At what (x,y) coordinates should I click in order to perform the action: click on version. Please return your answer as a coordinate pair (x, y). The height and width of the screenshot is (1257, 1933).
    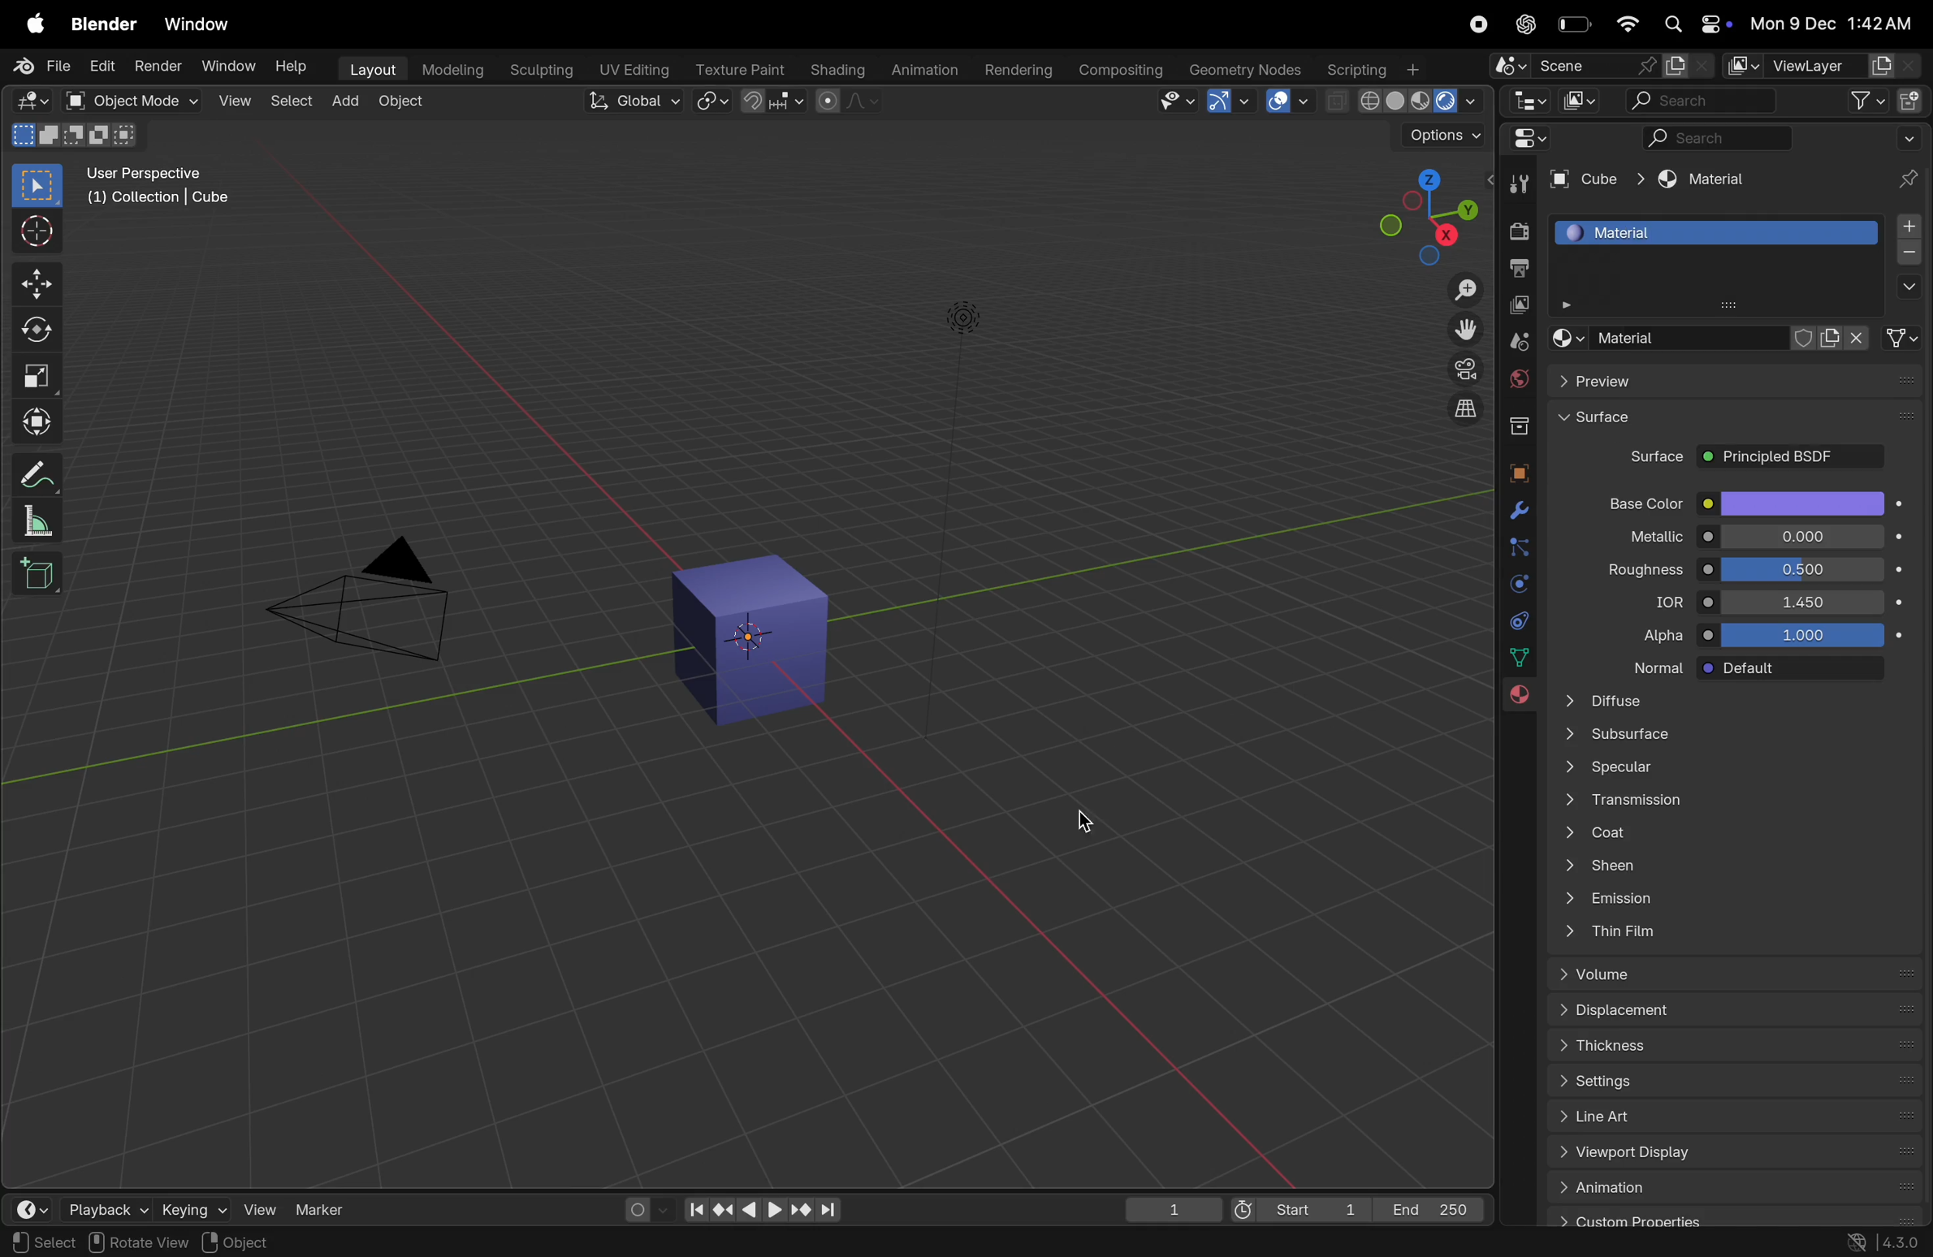
    Looking at the image, I should click on (1883, 1242).